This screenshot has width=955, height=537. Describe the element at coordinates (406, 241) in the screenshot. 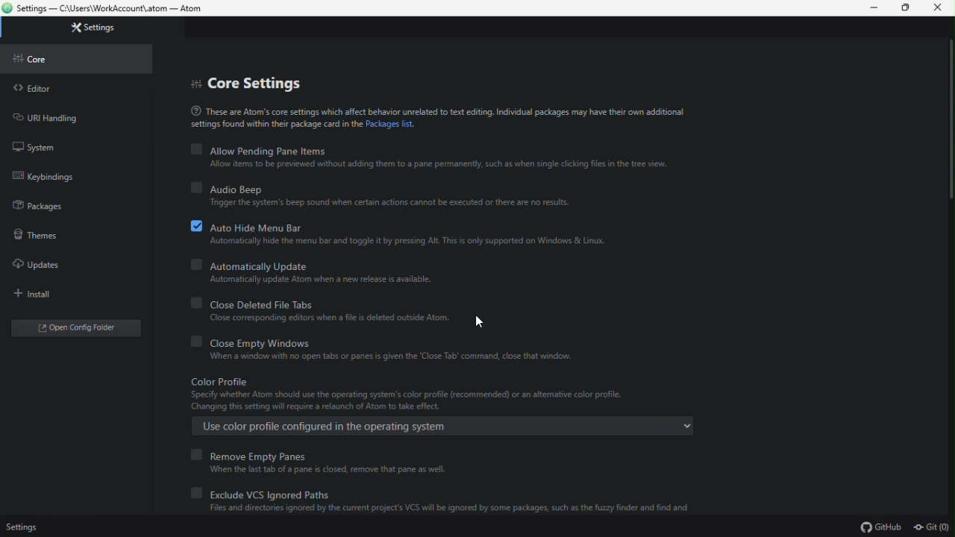

I see `Automatically hide the menu bar and toggle it by pressing Alt. This is only supported on Windows & Linux.` at that location.